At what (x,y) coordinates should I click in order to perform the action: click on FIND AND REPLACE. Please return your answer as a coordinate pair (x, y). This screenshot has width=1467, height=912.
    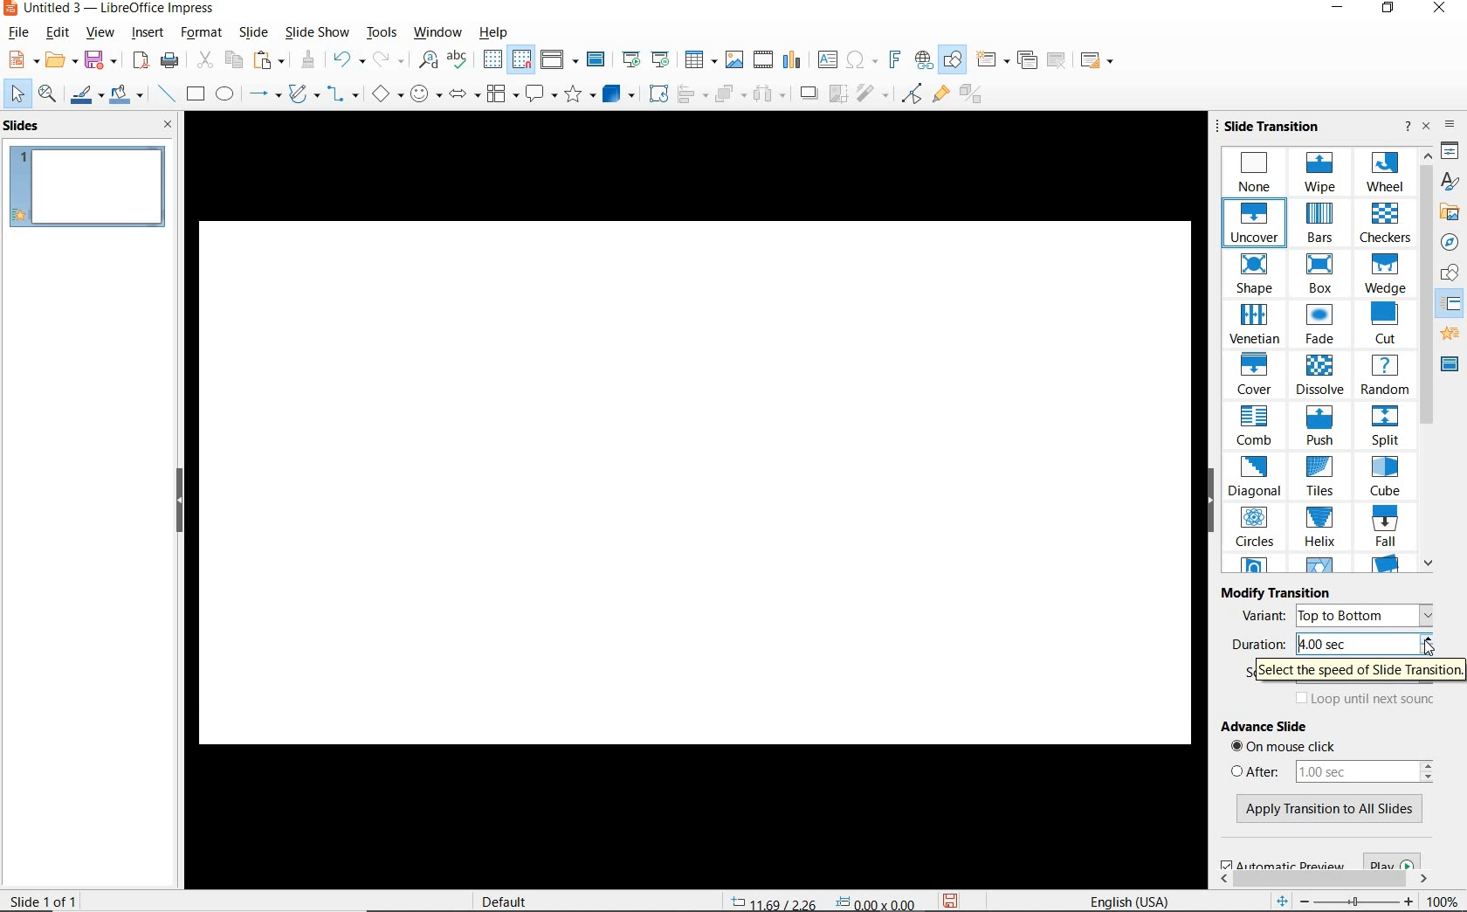
    Looking at the image, I should click on (427, 61).